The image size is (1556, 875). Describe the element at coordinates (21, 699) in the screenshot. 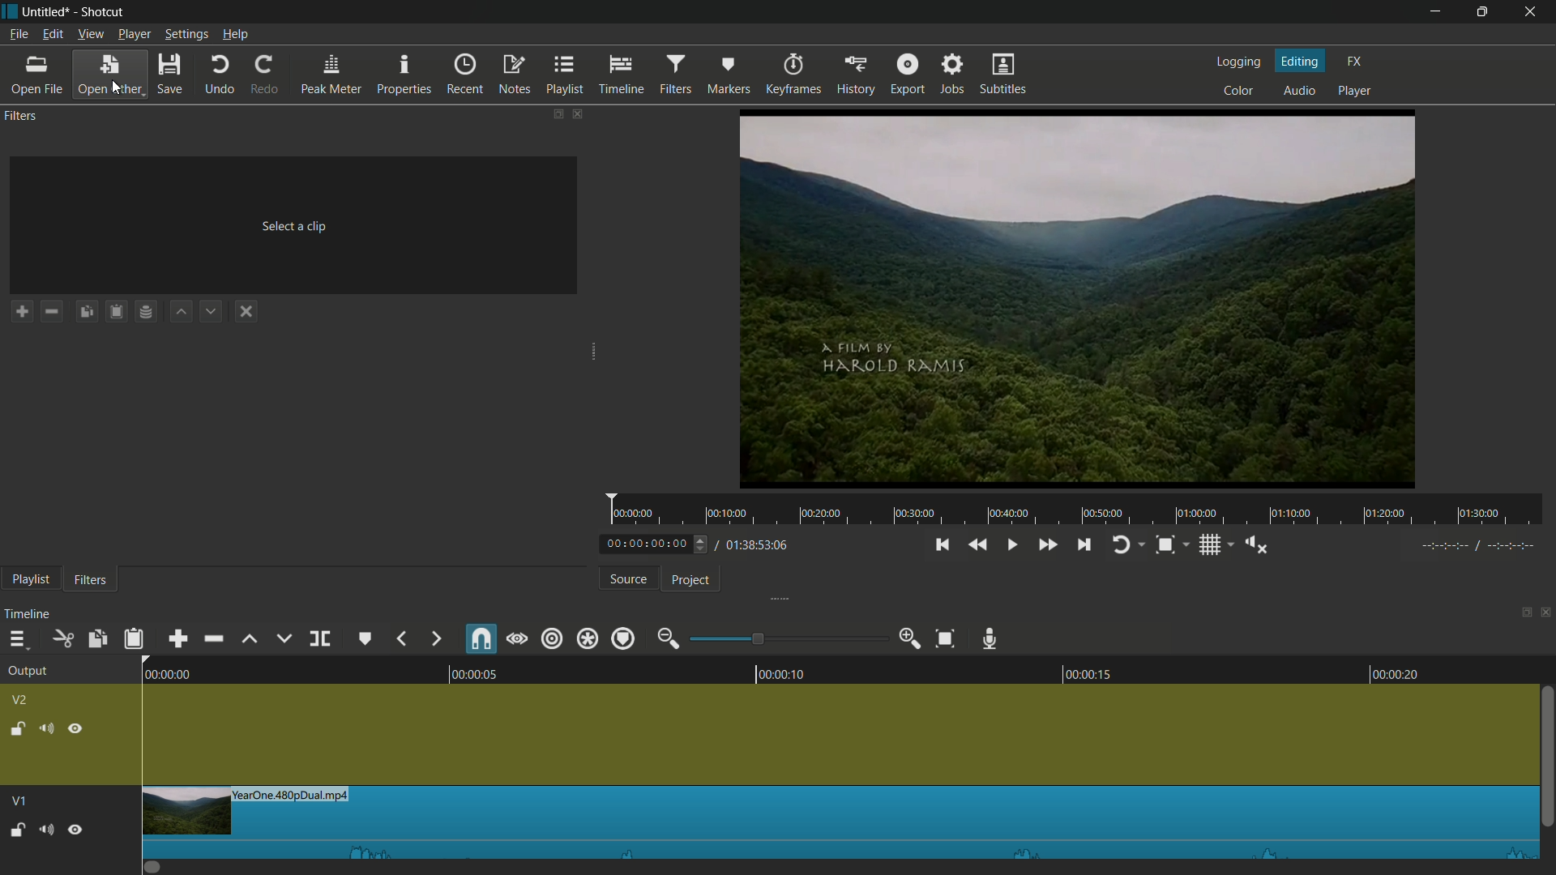

I see `v2` at that location.